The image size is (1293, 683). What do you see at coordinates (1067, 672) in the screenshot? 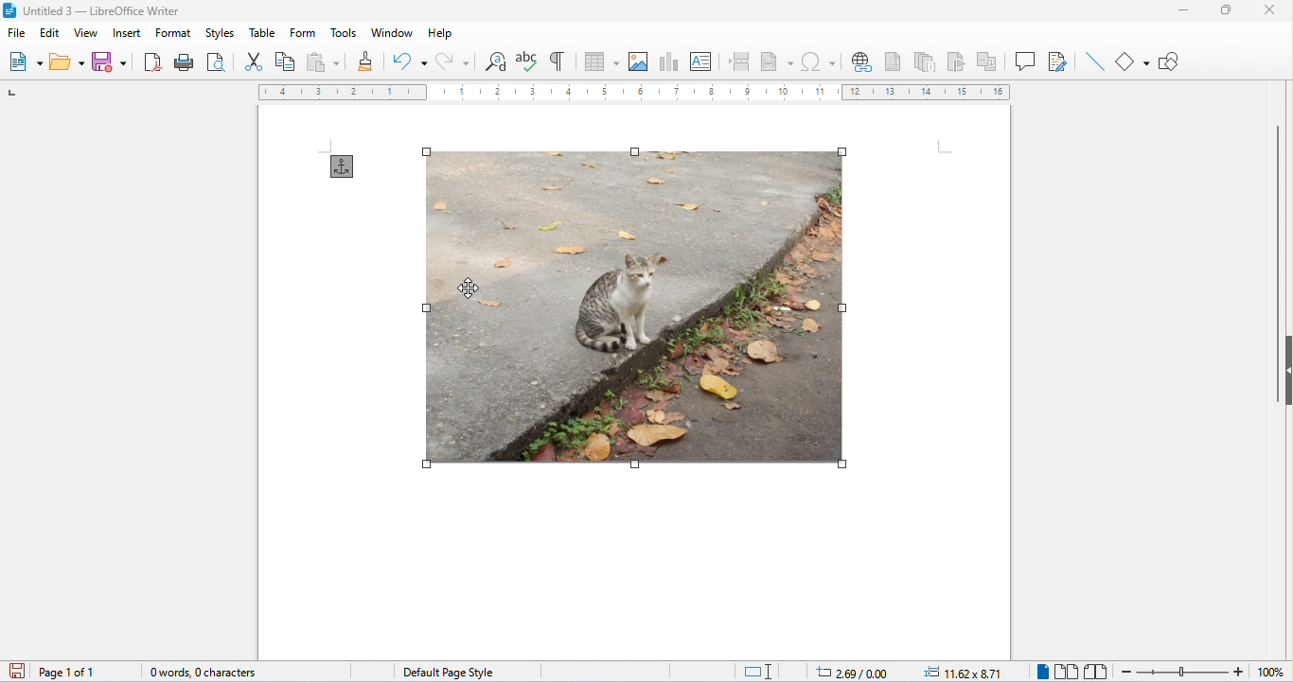
I see `multi view` at bounding box center [1067, 672].